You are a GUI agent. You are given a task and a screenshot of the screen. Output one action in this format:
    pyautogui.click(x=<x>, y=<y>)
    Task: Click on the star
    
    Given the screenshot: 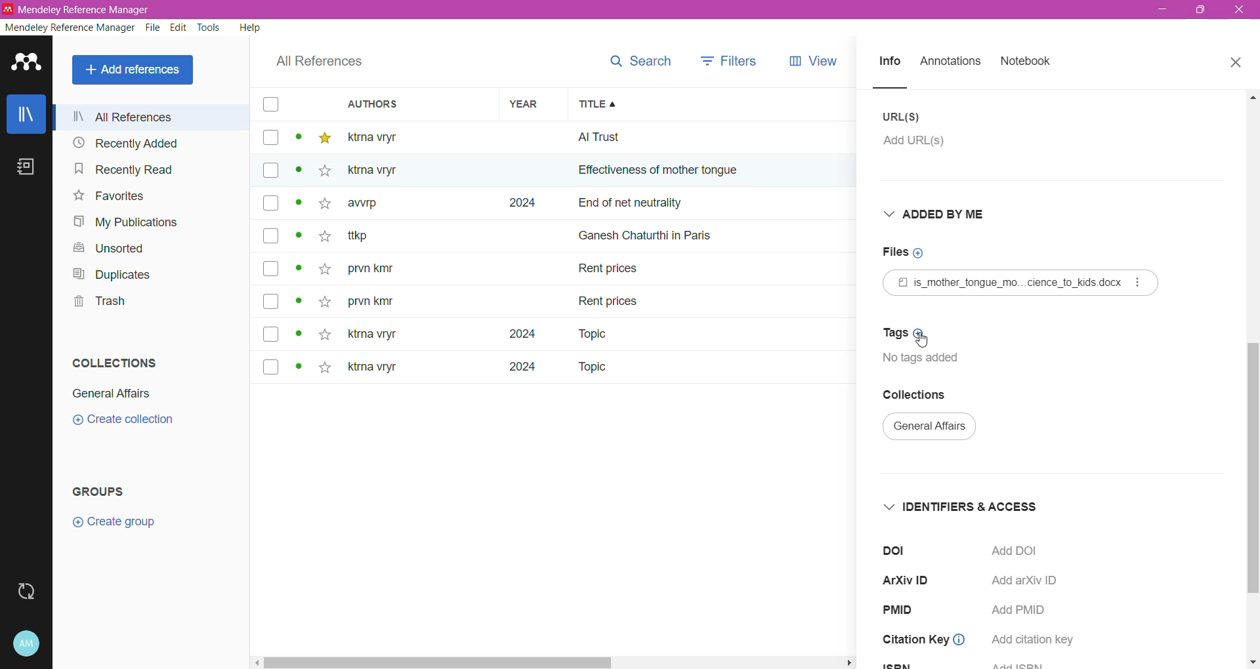 What is the action you would take?
    pyautogui.click(x=320, y=208)
    